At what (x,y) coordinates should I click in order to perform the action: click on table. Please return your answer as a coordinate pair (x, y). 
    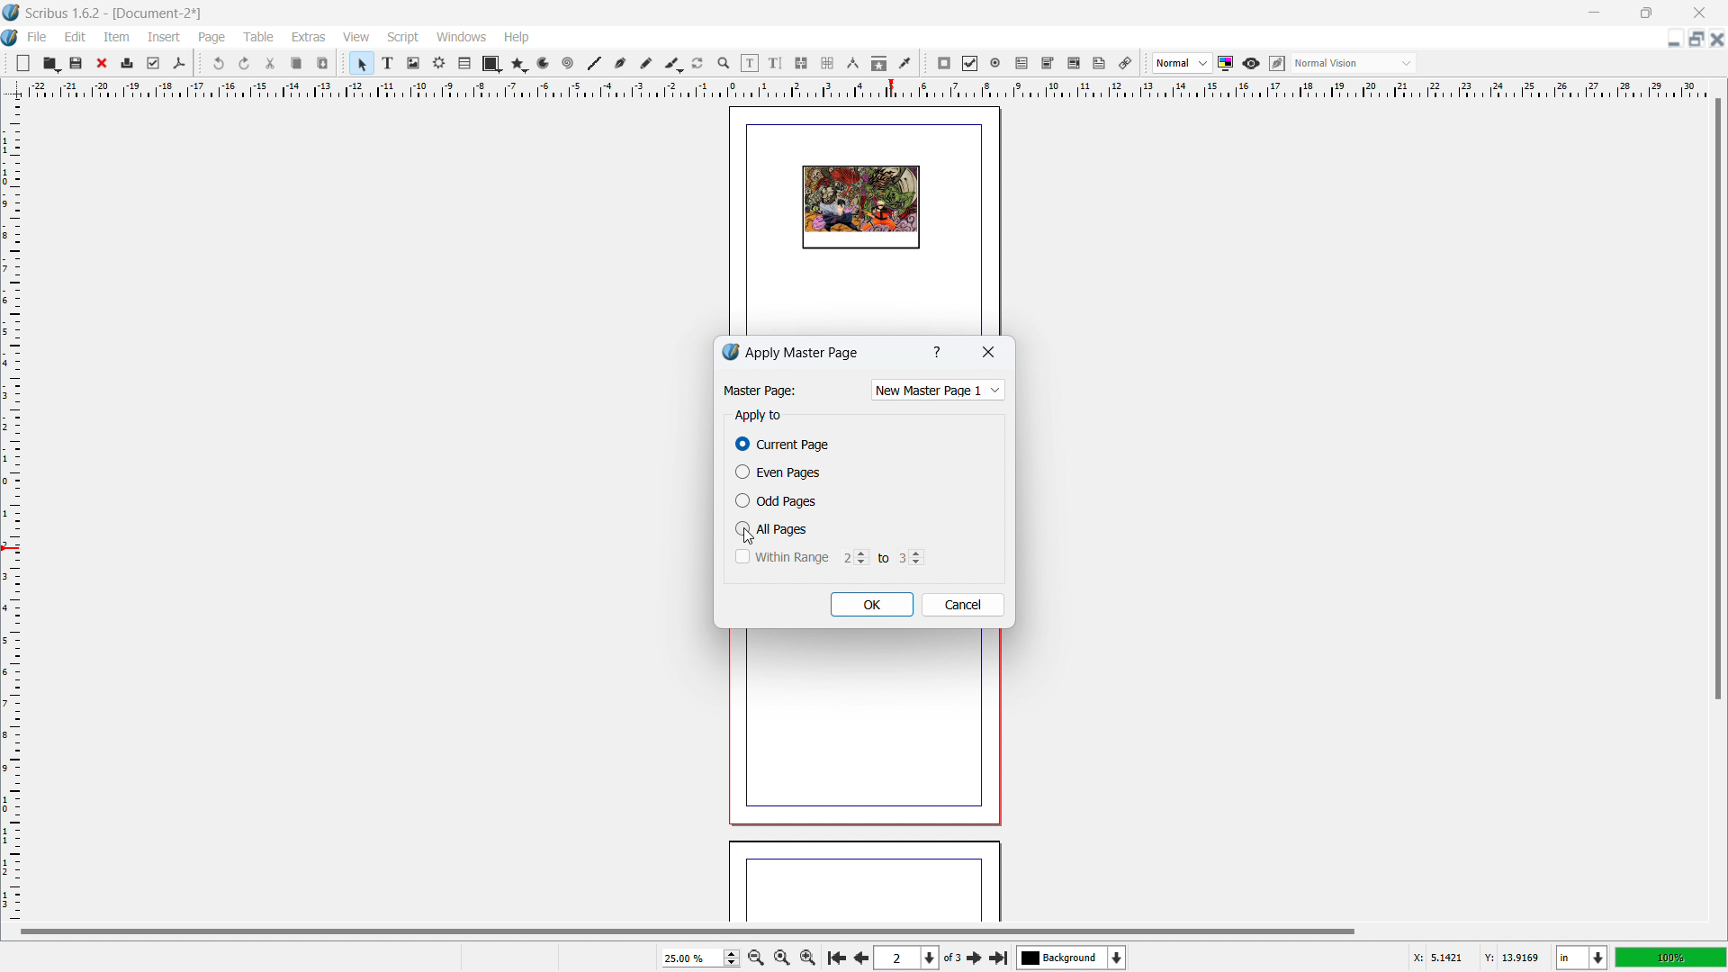
    Looking at the image, I should click on (465, 64).